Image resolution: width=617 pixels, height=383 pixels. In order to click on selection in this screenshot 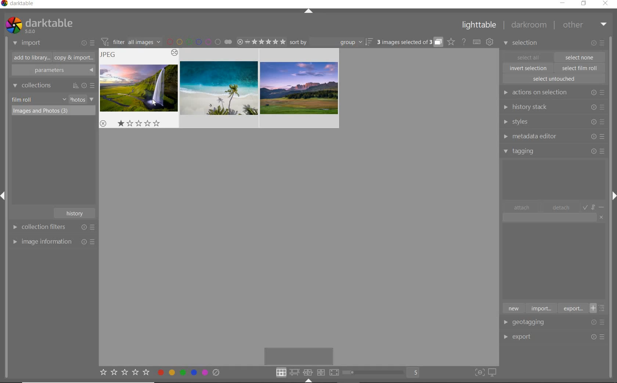, I will do `click(522, 44)`.